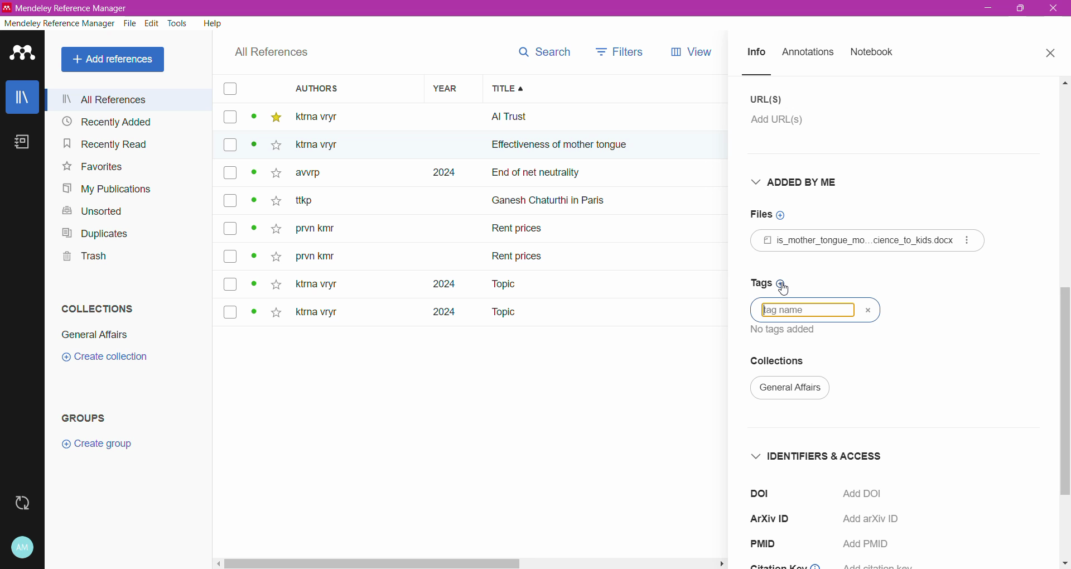 The height and width of the screenshot is (569, 1071). Describe the element at coordinates (784, 288) in the screenshot. I see `Cursor` at that location.